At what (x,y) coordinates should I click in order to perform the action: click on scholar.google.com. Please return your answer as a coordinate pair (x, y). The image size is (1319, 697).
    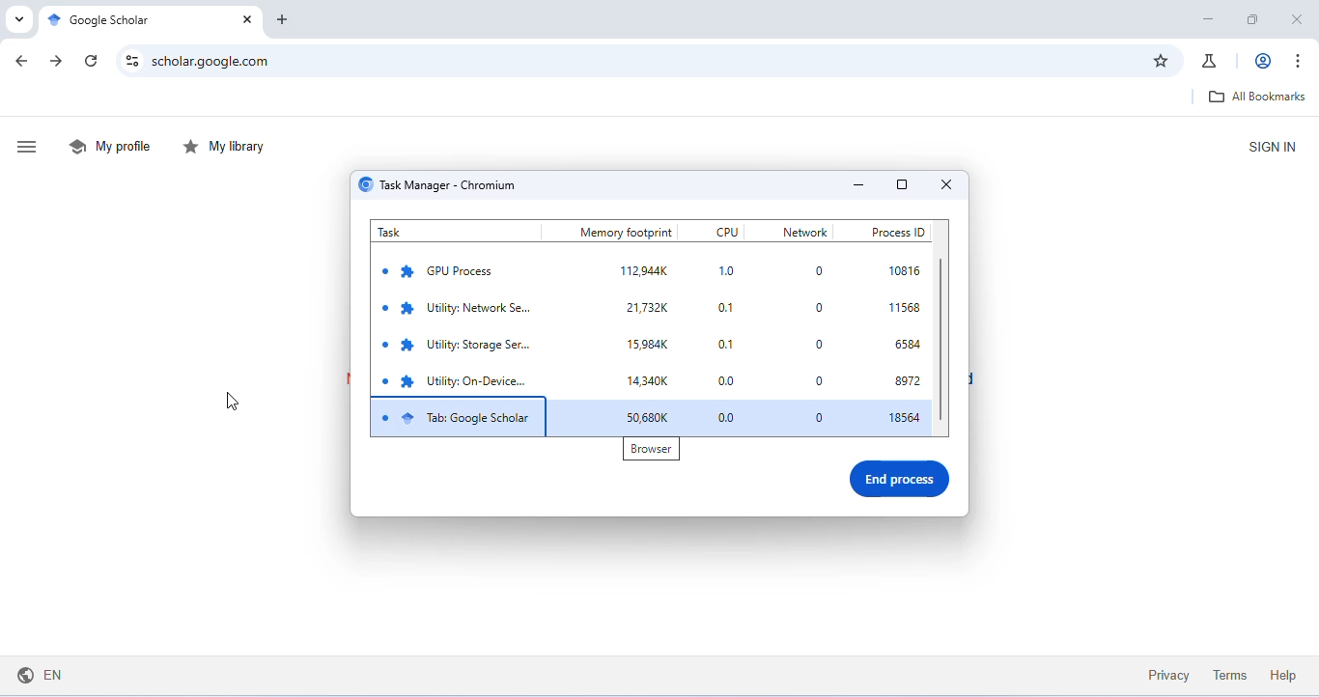
    Looking at the image, I should click on (633, 61).